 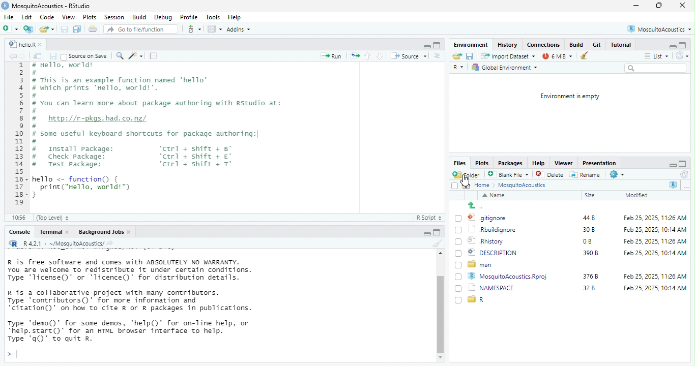 What do you see at coordinates (13, 243) in the screenshot?
I see `r studio logo` at bounding box center [13, 243].